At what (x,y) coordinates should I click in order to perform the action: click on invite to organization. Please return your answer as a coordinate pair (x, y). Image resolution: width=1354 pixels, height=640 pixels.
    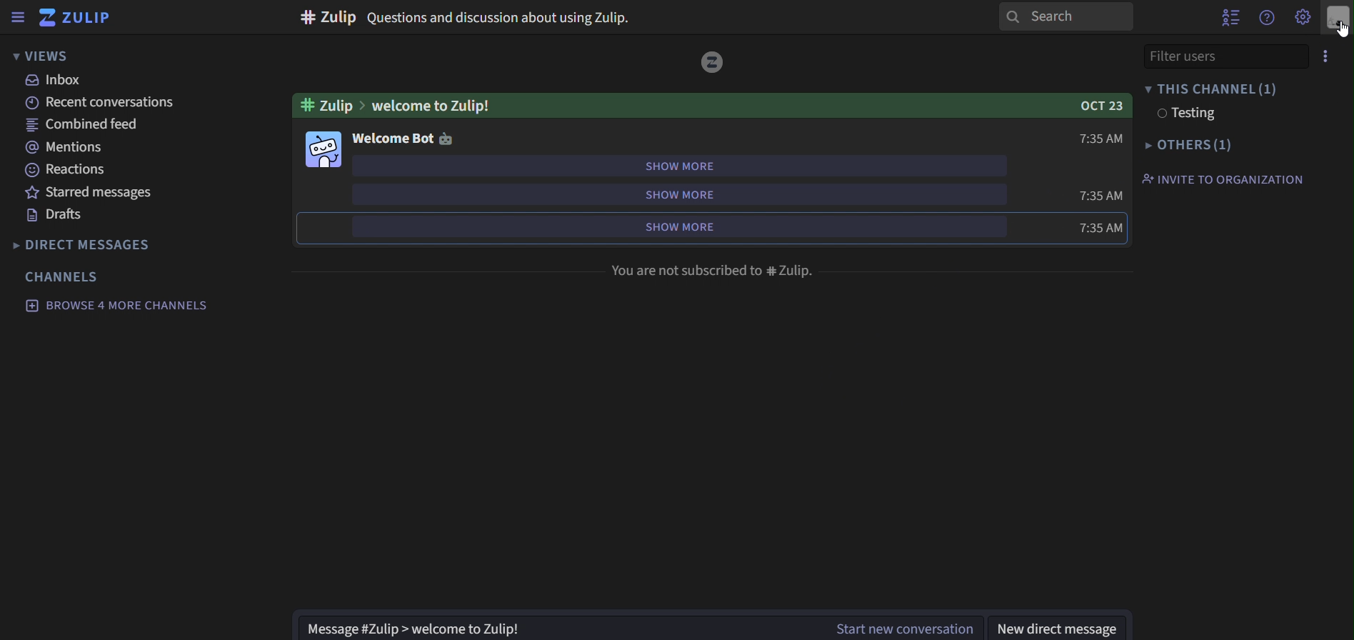
    Looking at the image, I should click on (1222, 179).